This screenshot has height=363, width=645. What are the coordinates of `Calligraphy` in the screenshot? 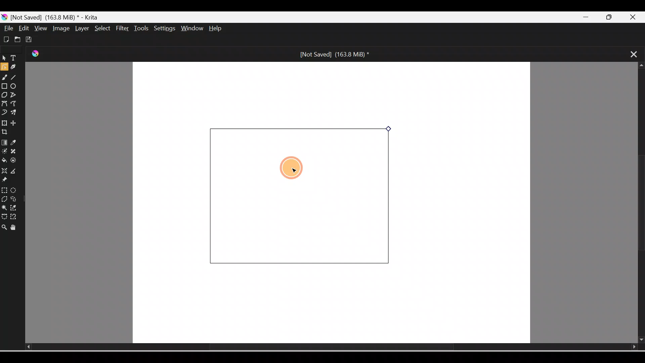 It's located at (16, 68).